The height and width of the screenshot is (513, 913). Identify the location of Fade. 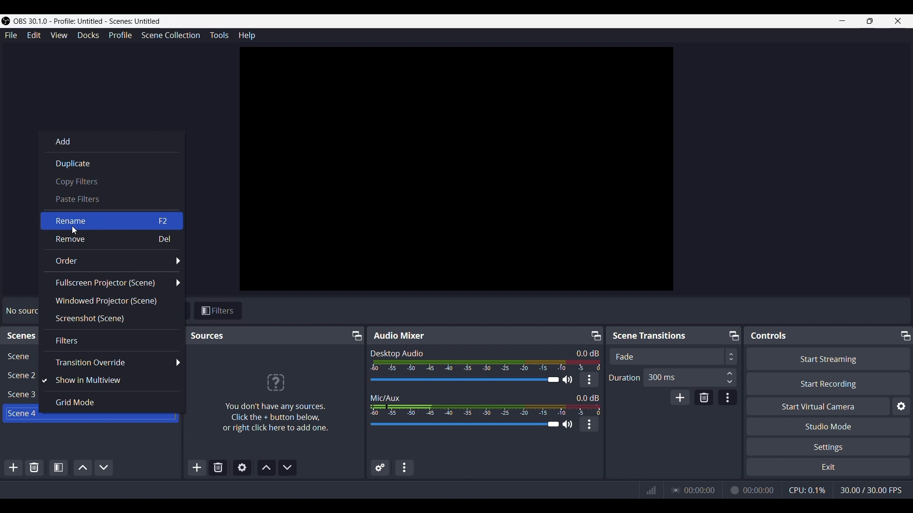
(625, 357).